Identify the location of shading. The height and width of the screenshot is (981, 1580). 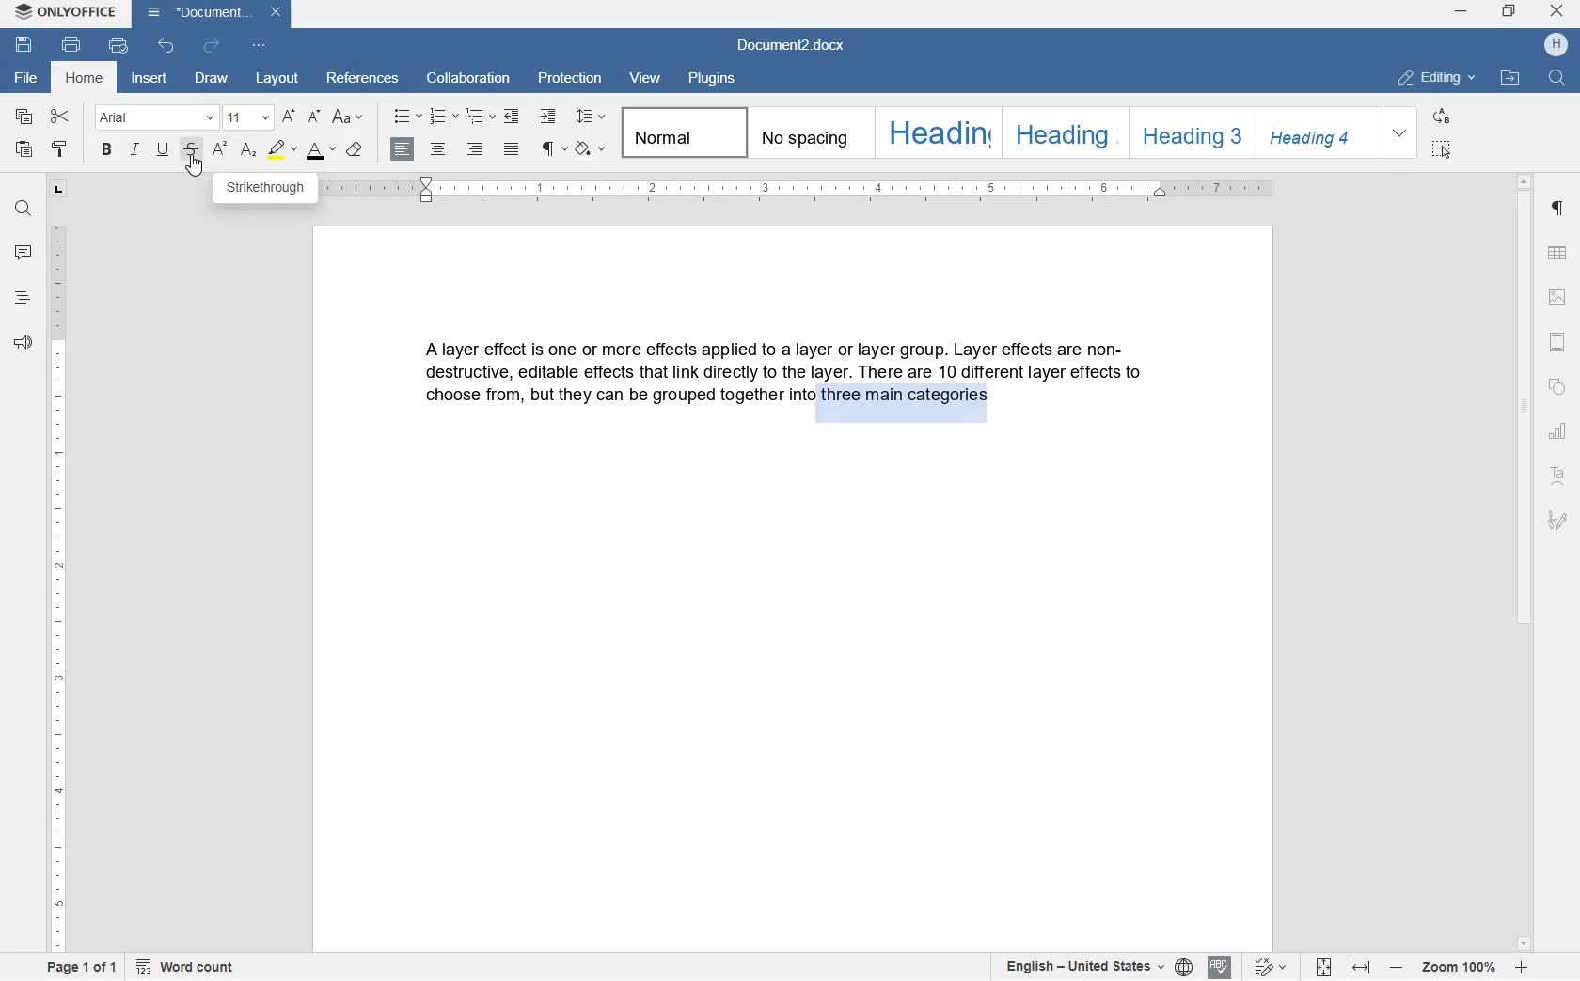
(591, 148).